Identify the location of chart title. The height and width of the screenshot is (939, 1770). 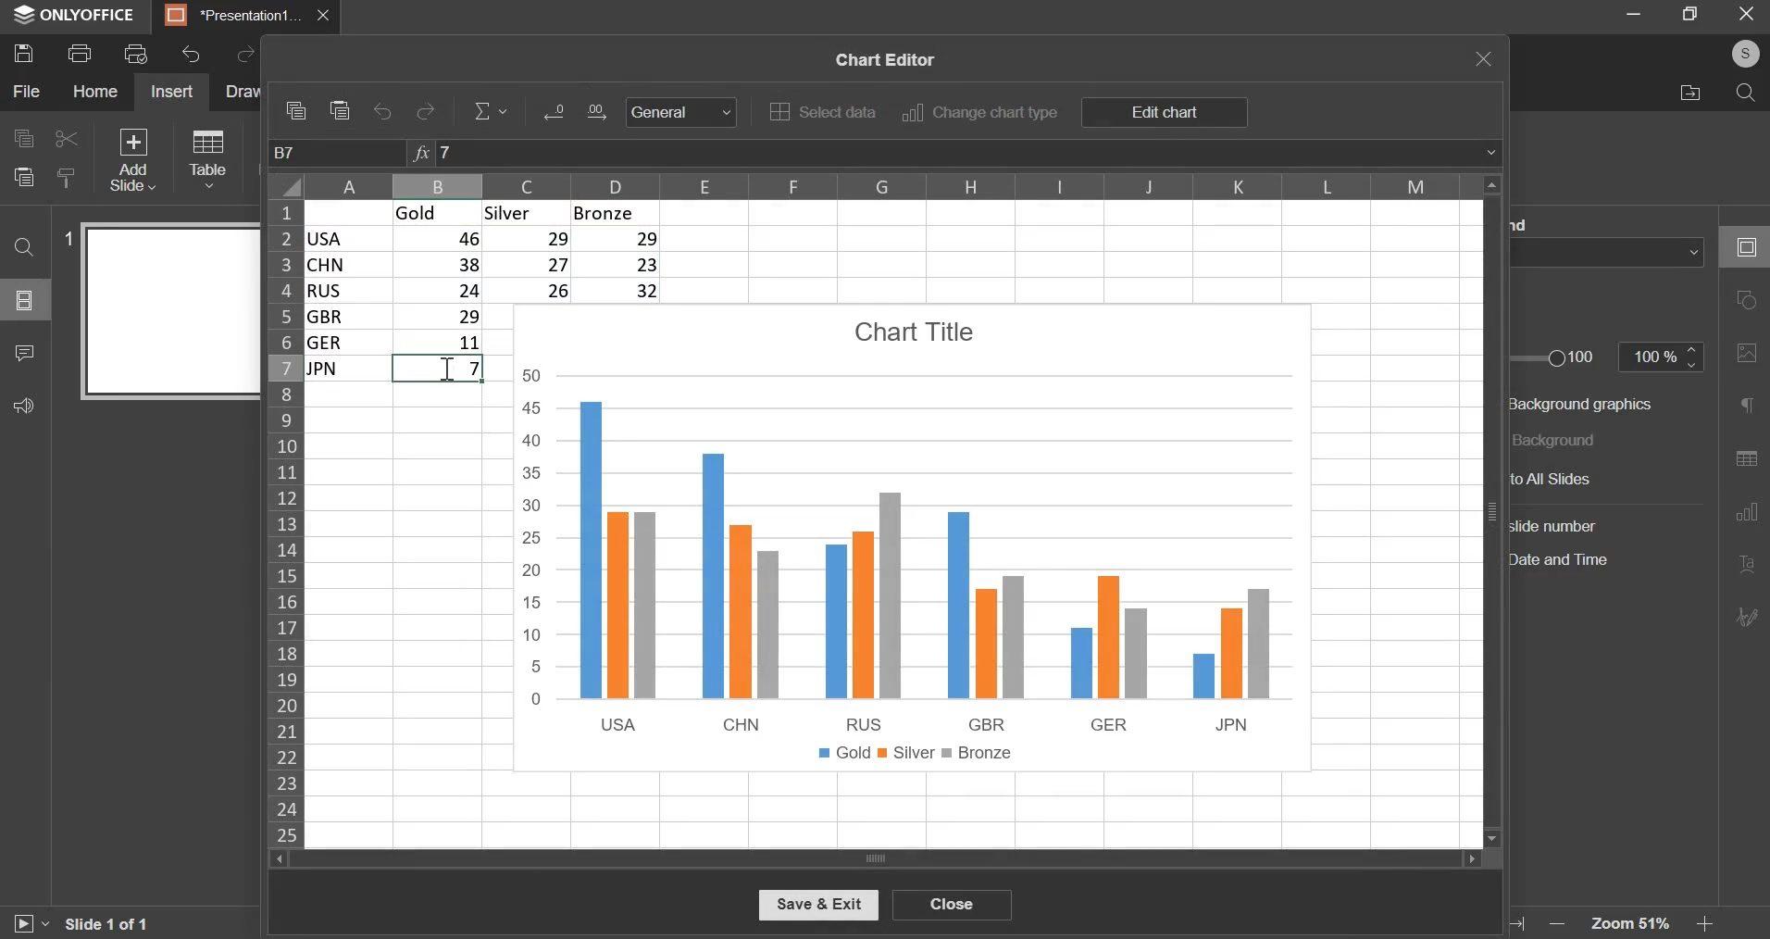
(919, 330).